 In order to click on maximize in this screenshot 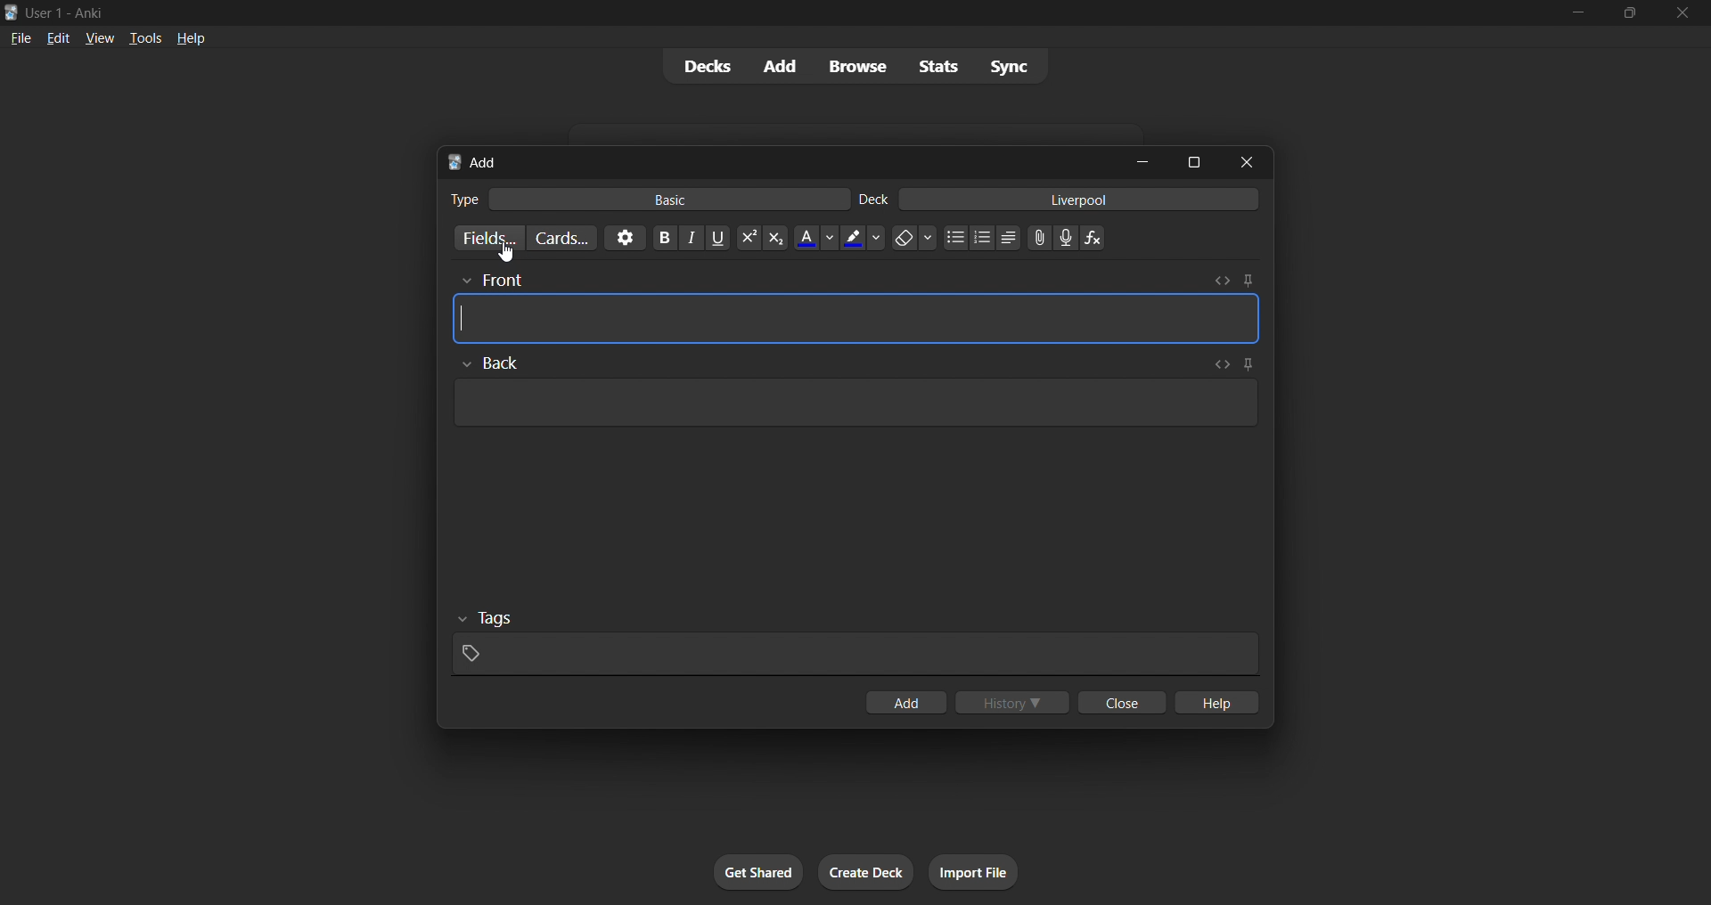, I will do `click(1193, 162)`.